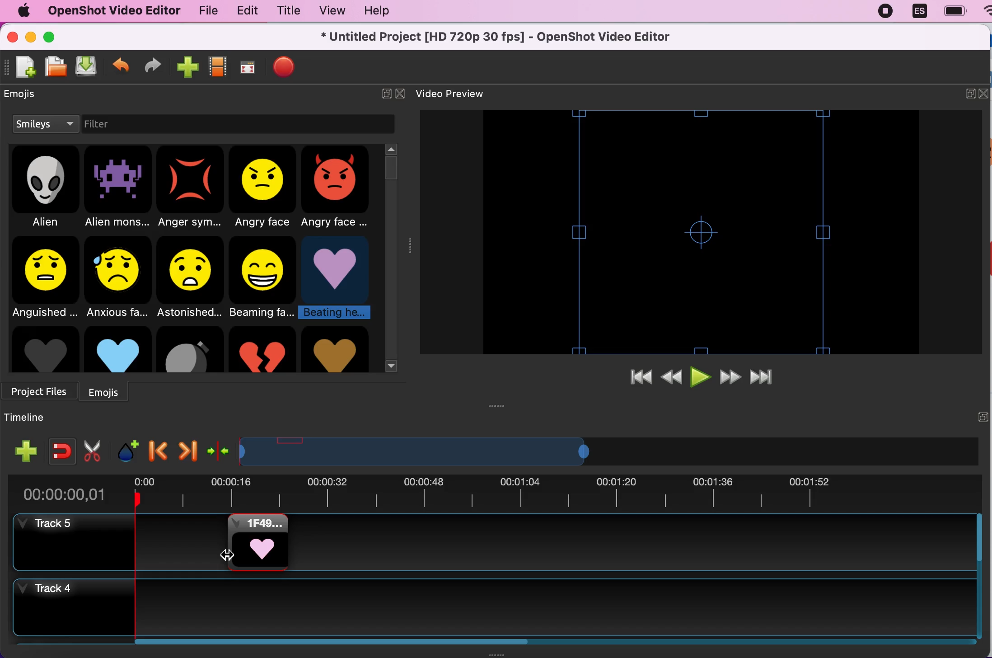 This screenshot has width=992, height=658. What do you see at coordinates (59, 448) in the screenshot?
I see `enable snapping` at bounding box center [59, 448].